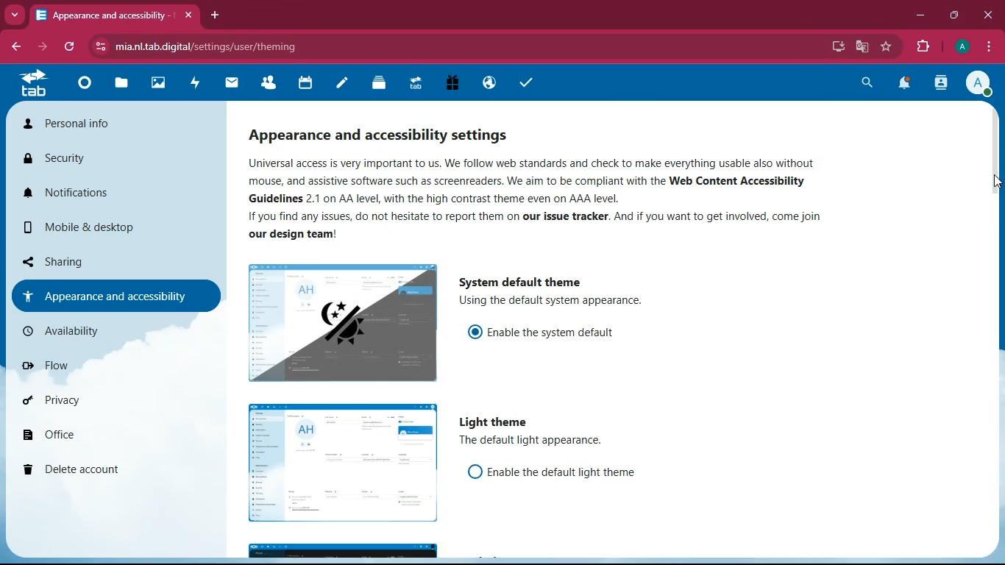 The image size is (1005, 565). I want to click on appearance, so click(109, 296).